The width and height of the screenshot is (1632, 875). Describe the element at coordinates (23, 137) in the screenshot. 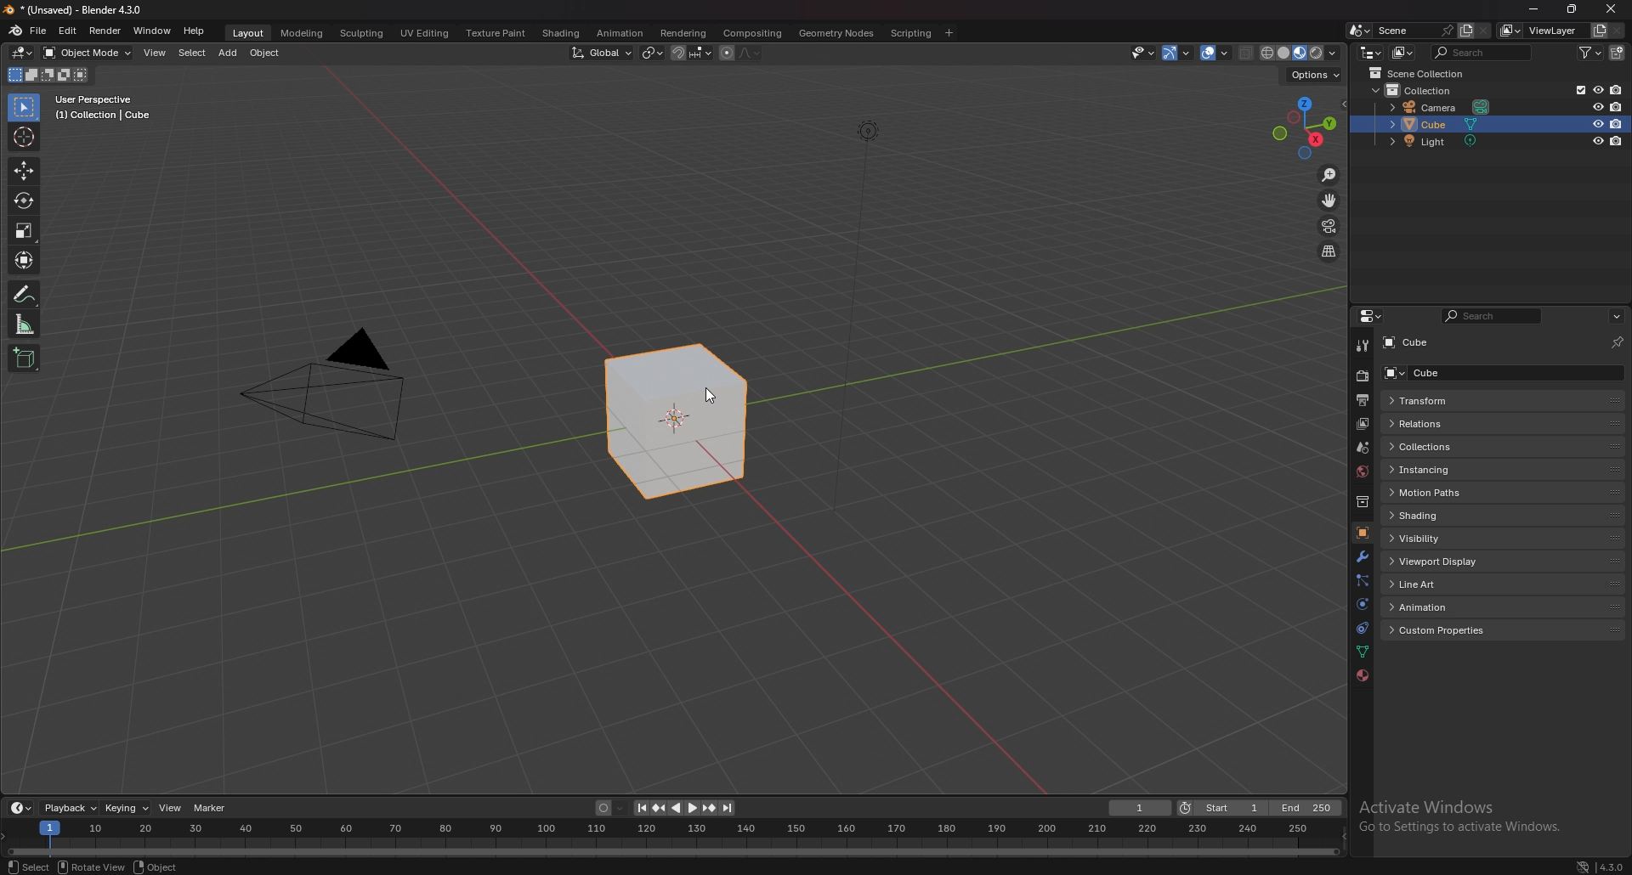

I see `cursor` at that location.